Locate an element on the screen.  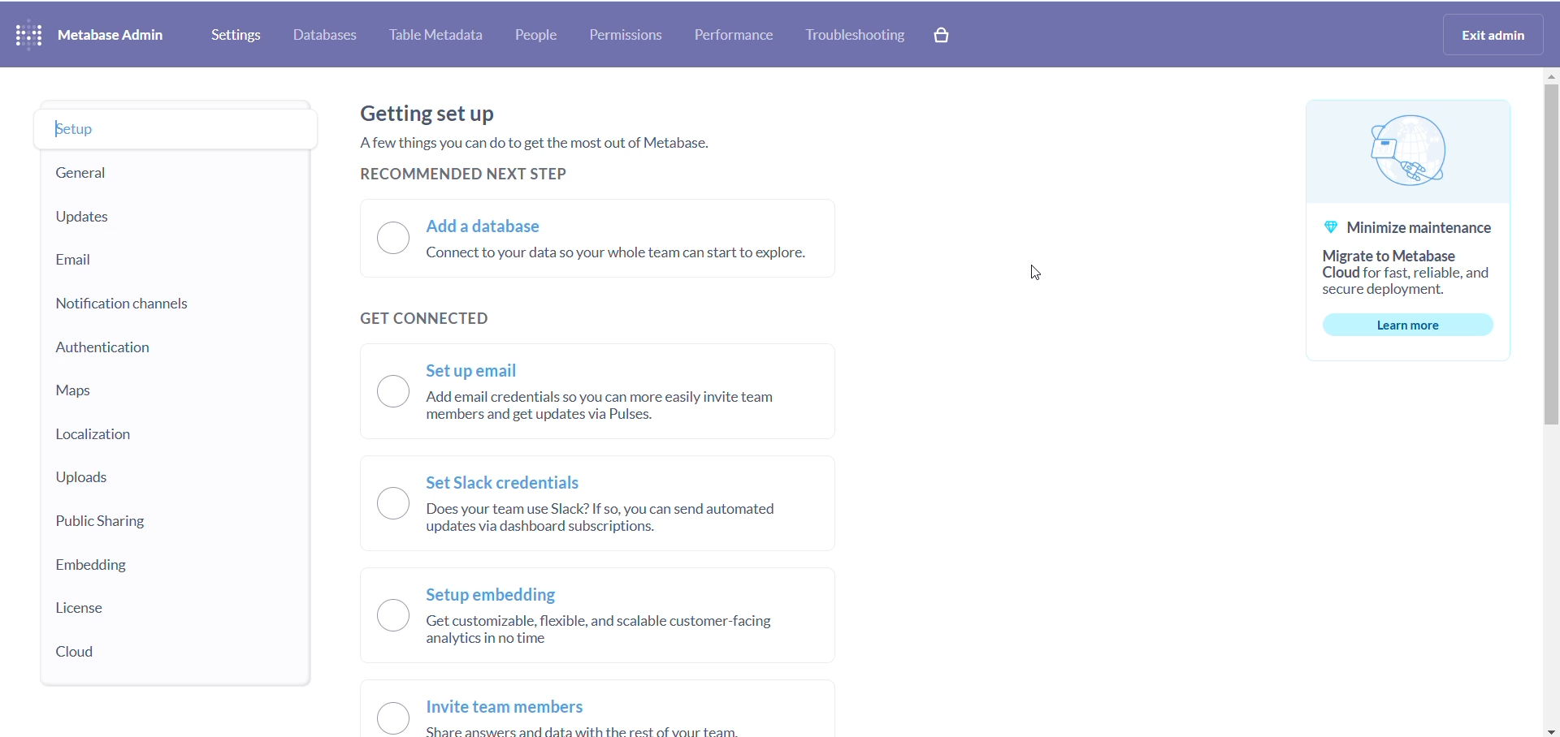
general is located at coordinates (81, 175).